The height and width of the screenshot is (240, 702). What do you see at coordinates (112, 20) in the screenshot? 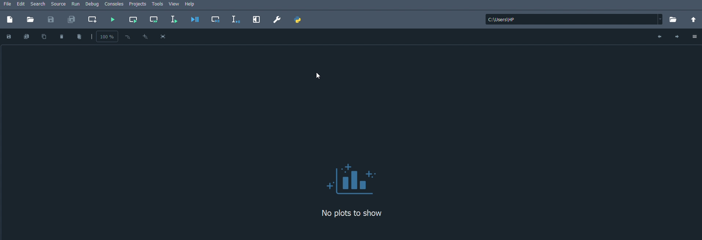
I see `Run file` at bounding box center [112, 20].